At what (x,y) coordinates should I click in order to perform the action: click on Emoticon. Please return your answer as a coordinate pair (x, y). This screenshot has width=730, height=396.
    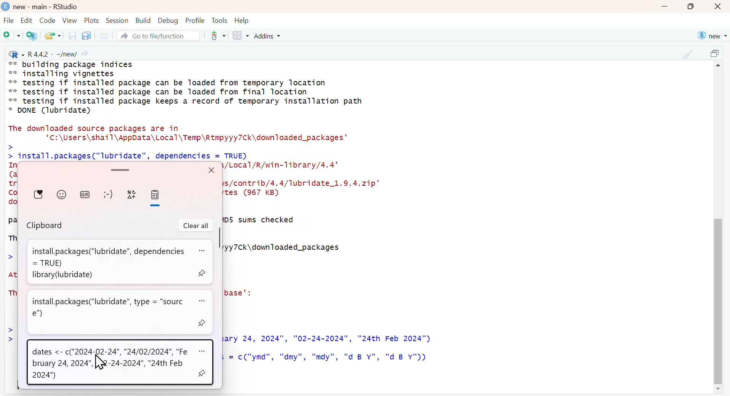
    Looking at the image, I should click on (107, 195).